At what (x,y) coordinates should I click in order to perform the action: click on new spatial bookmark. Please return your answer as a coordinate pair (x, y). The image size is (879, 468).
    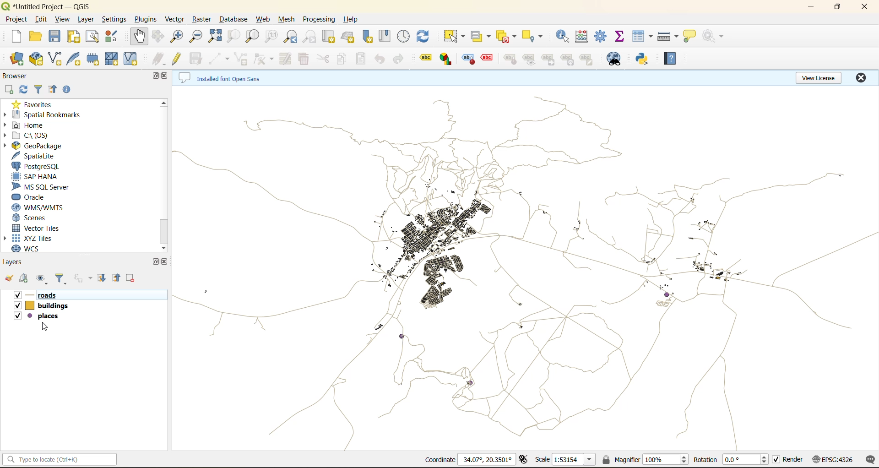
    Looking at the image, I should click on (370, 36).